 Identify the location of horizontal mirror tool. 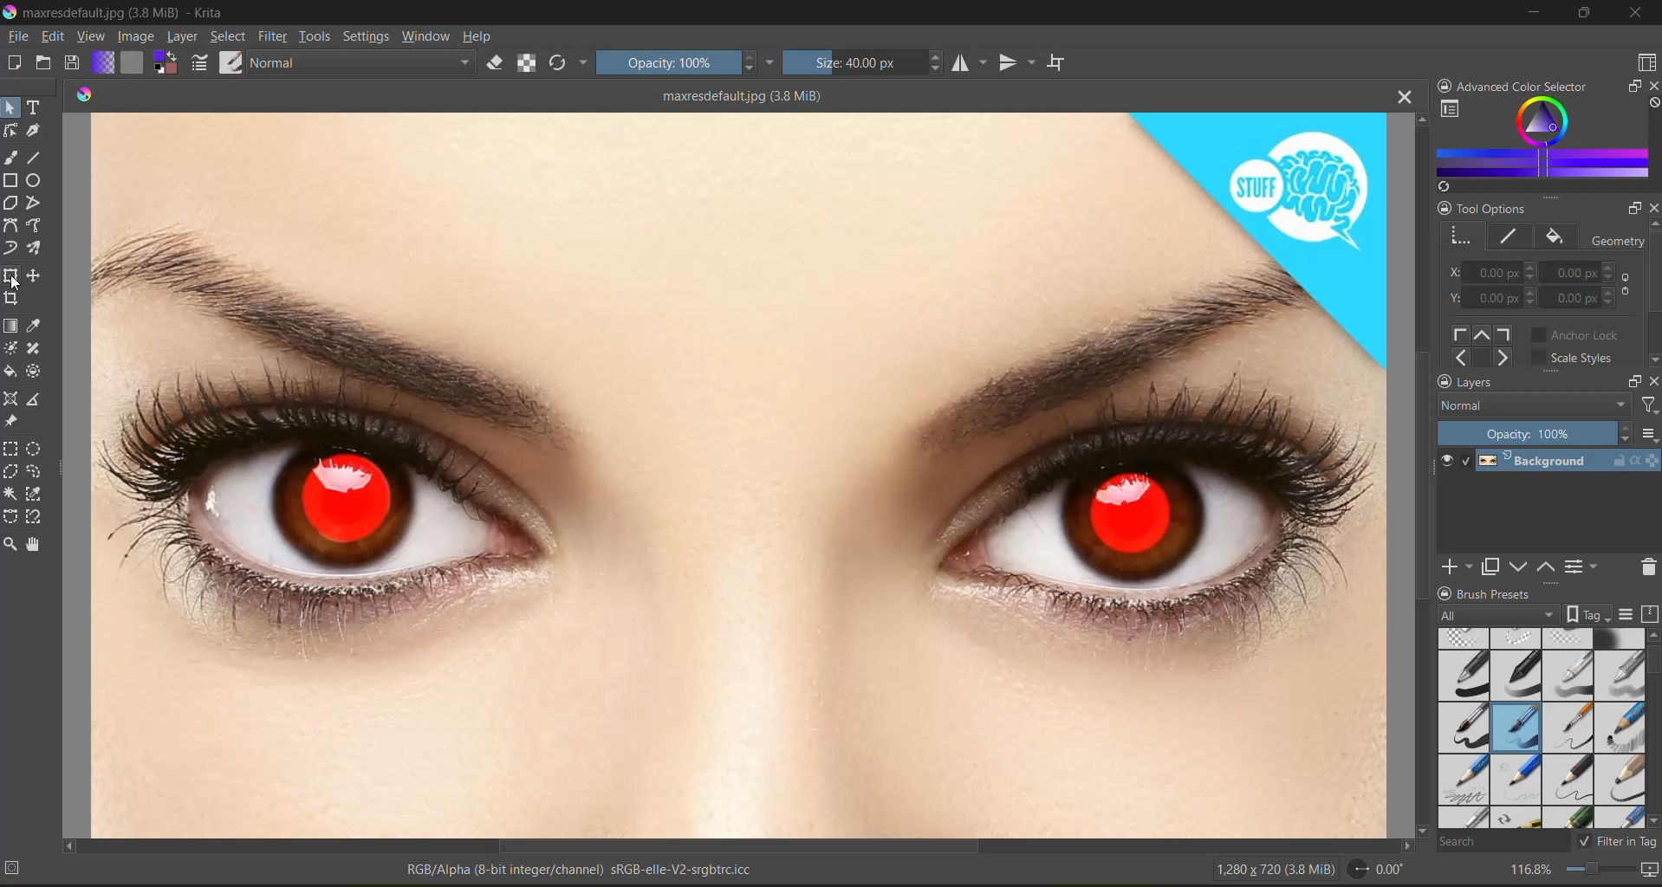
(973, 64).